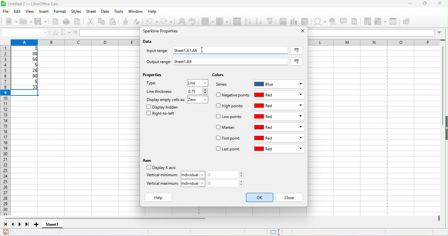 The height and width of the screenshot is (236, 448). I want to click on scroll to last sheet, so click(29, 225).